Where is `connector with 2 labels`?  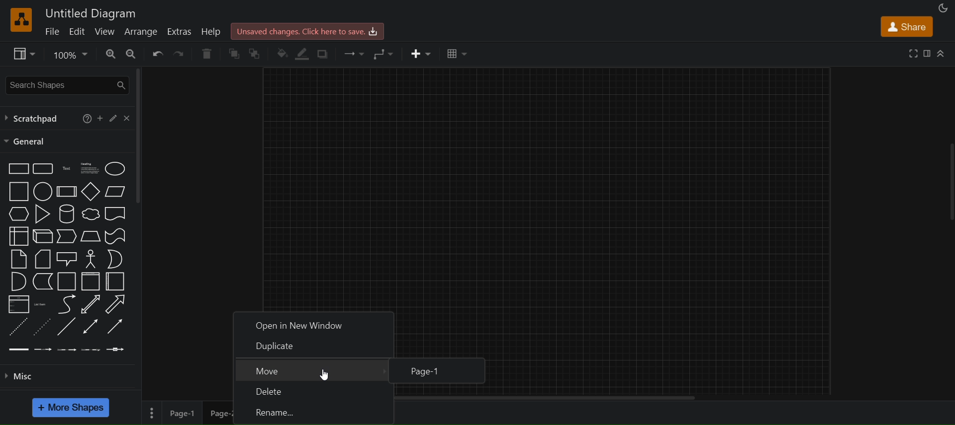
connector with 2 labels is located at coordinates (68, 348).